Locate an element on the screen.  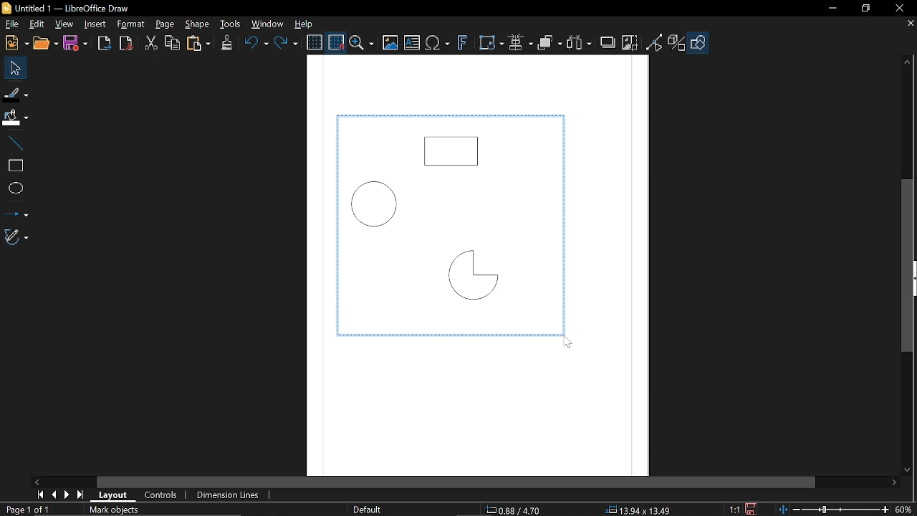
Open is located at coordinates (45, 43).